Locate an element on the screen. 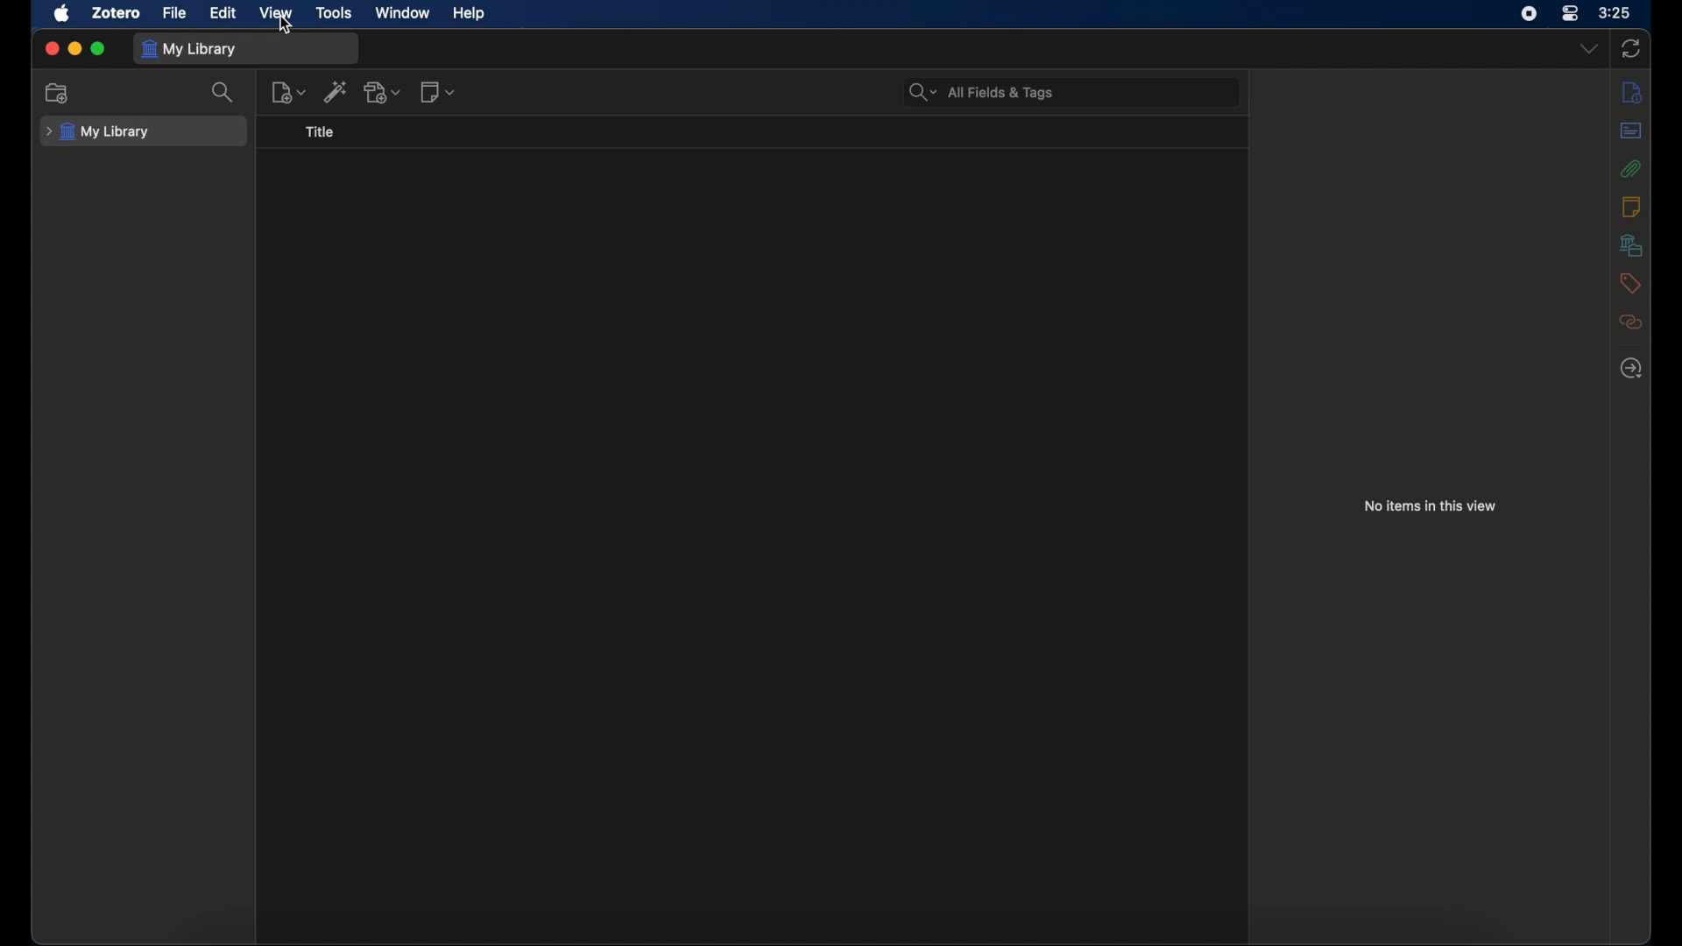 The width and height of the screenshot is (1682, 946). all fields & tags is located at coordinates (982, 90).